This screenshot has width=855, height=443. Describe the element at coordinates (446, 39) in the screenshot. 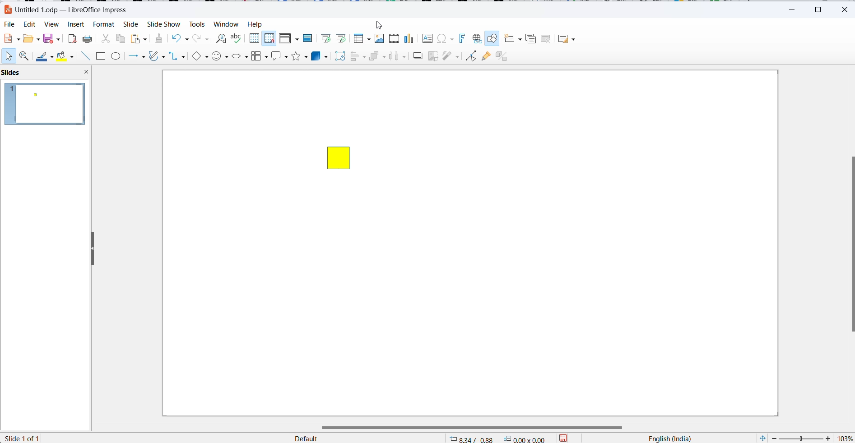

I see `Insert special characters` at that location.